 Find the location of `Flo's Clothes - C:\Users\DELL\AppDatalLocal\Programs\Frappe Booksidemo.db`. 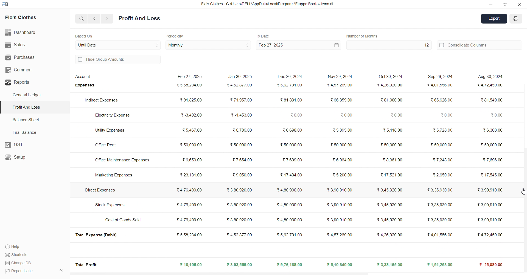

Flo's Clothes - C:\Users\DELL\AppDatalLocal\Programs\Frappe Booksidemo.db is located at coordinates (269, 4).